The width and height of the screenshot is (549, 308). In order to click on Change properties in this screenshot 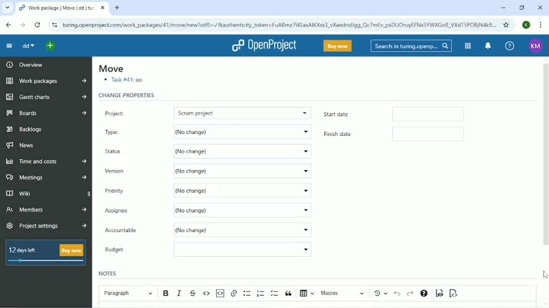, I will do `click(127, 95)`.